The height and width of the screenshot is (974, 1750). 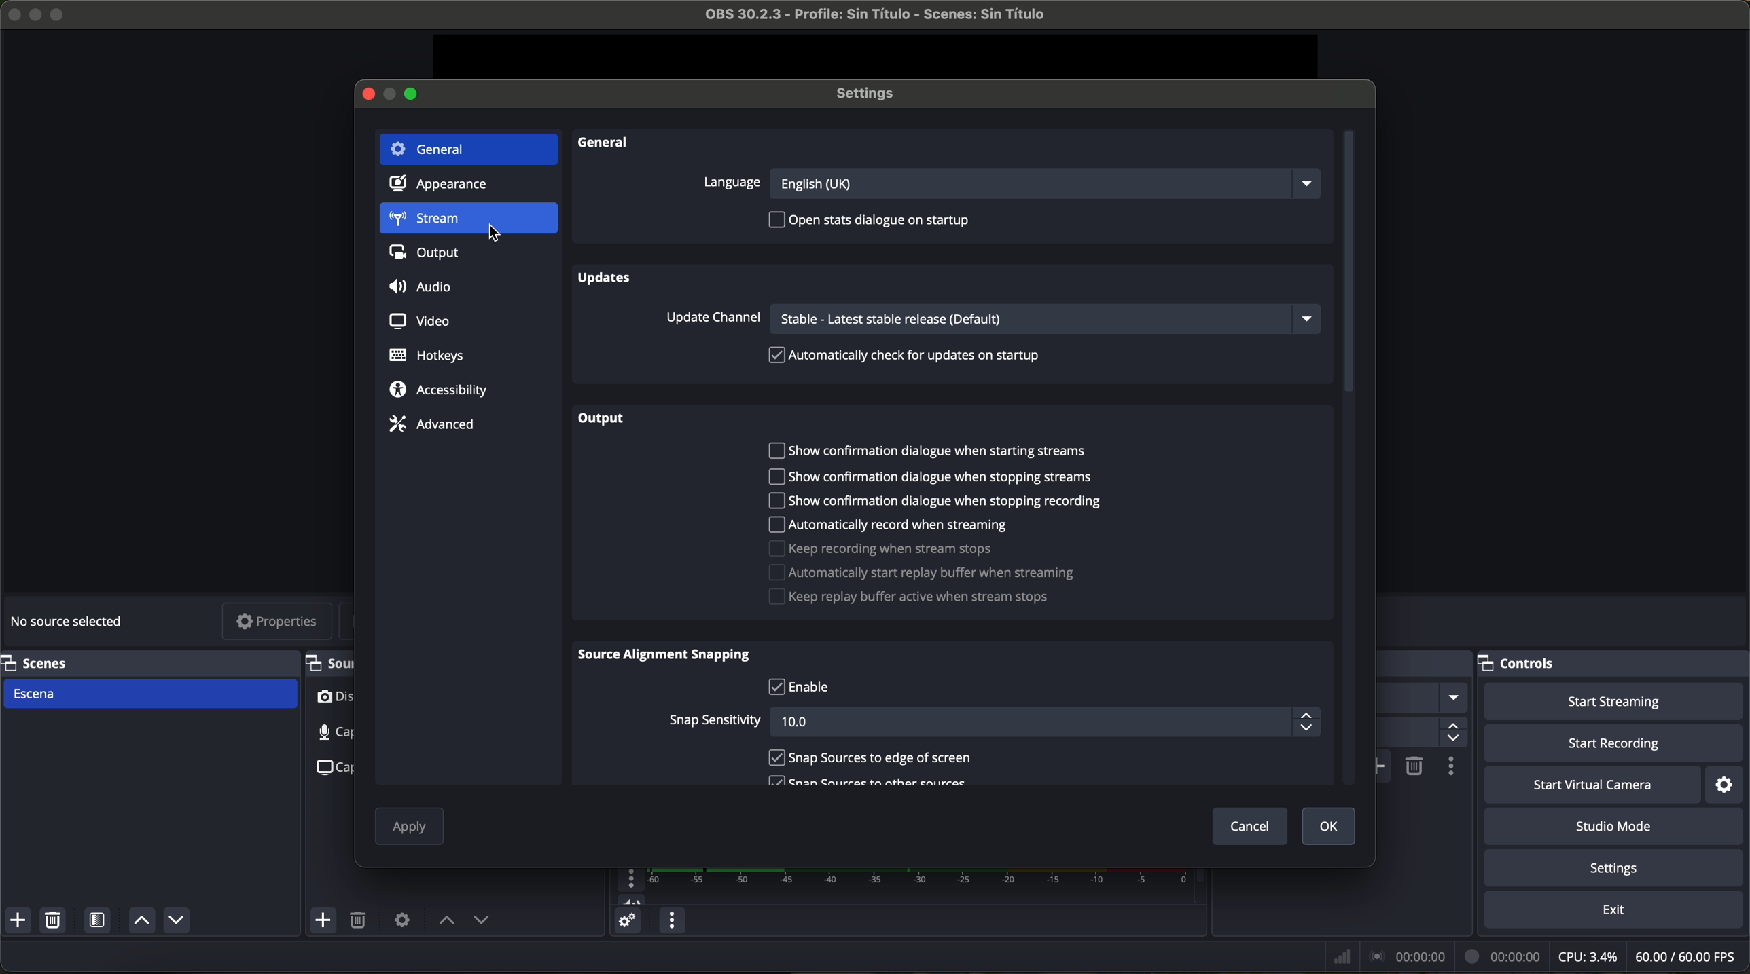 I want to click on settings, so click(x=866, y=92).